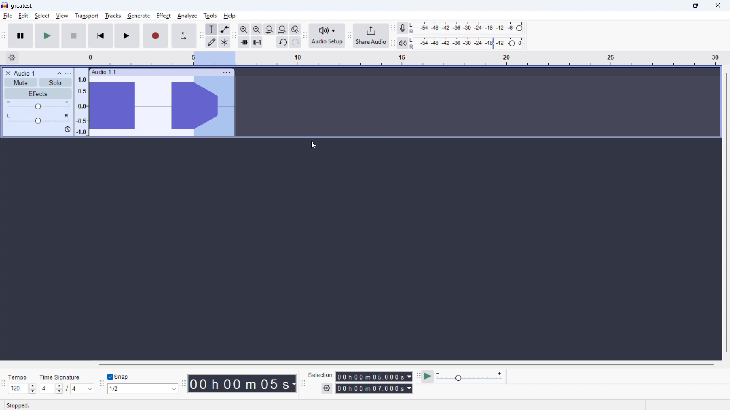 The image size is (730, 410). What do you see at coordinates (402, 43) in the screenshot?
I see `Playback metre ` at bounding box center [402, 43].